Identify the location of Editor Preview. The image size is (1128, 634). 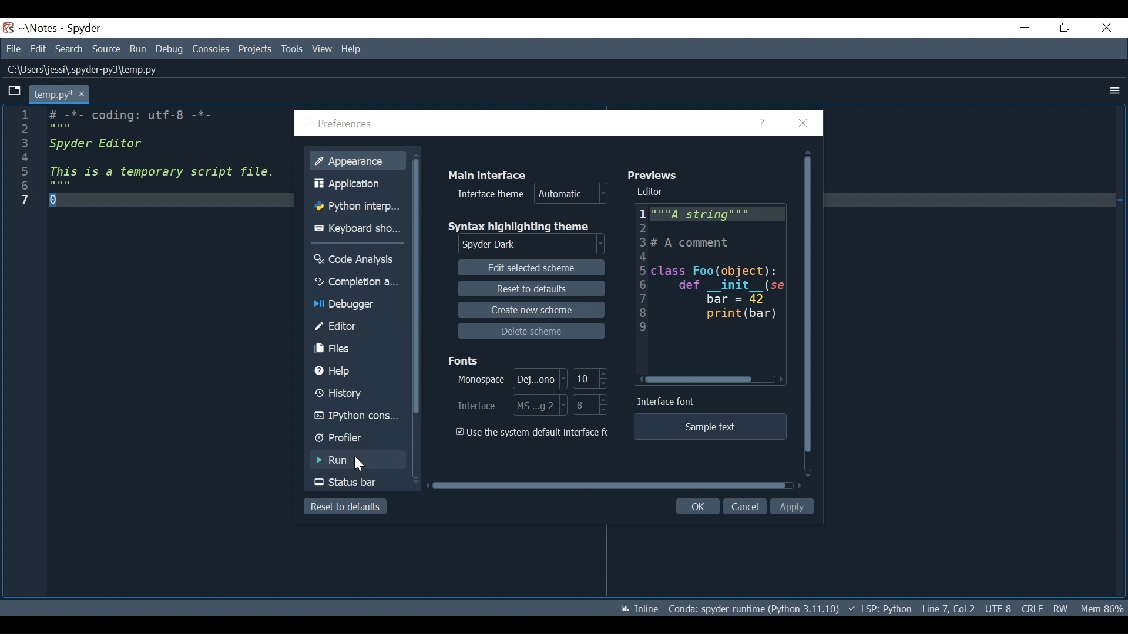
(723, 271).